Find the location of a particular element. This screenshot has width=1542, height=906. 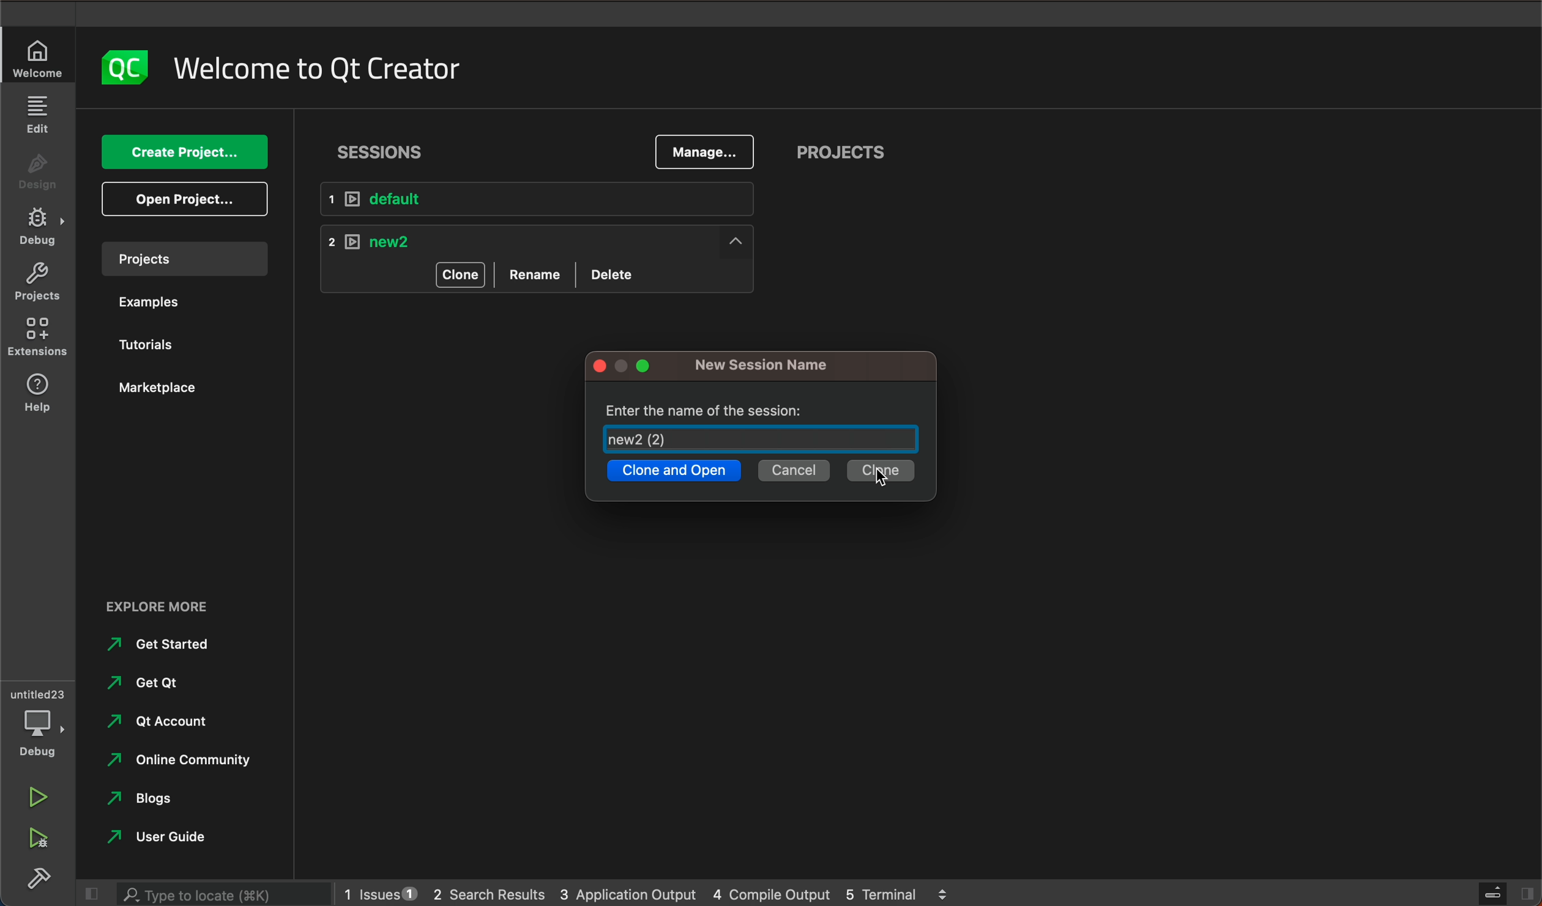

close slide bar is located at coordinates (1498, 893).